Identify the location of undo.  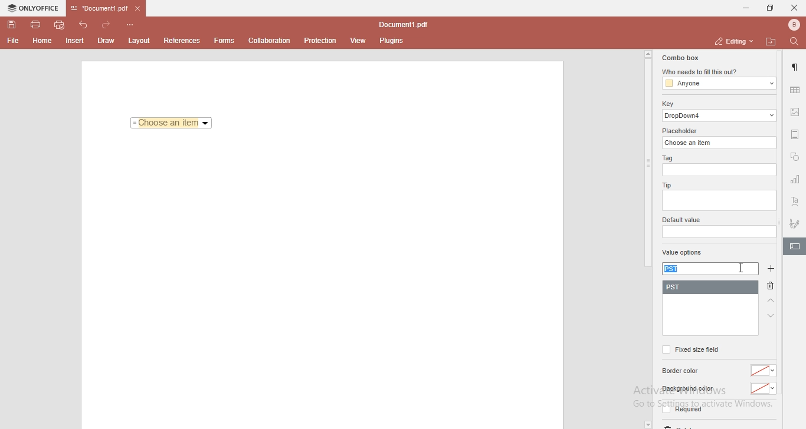
(85, 24).